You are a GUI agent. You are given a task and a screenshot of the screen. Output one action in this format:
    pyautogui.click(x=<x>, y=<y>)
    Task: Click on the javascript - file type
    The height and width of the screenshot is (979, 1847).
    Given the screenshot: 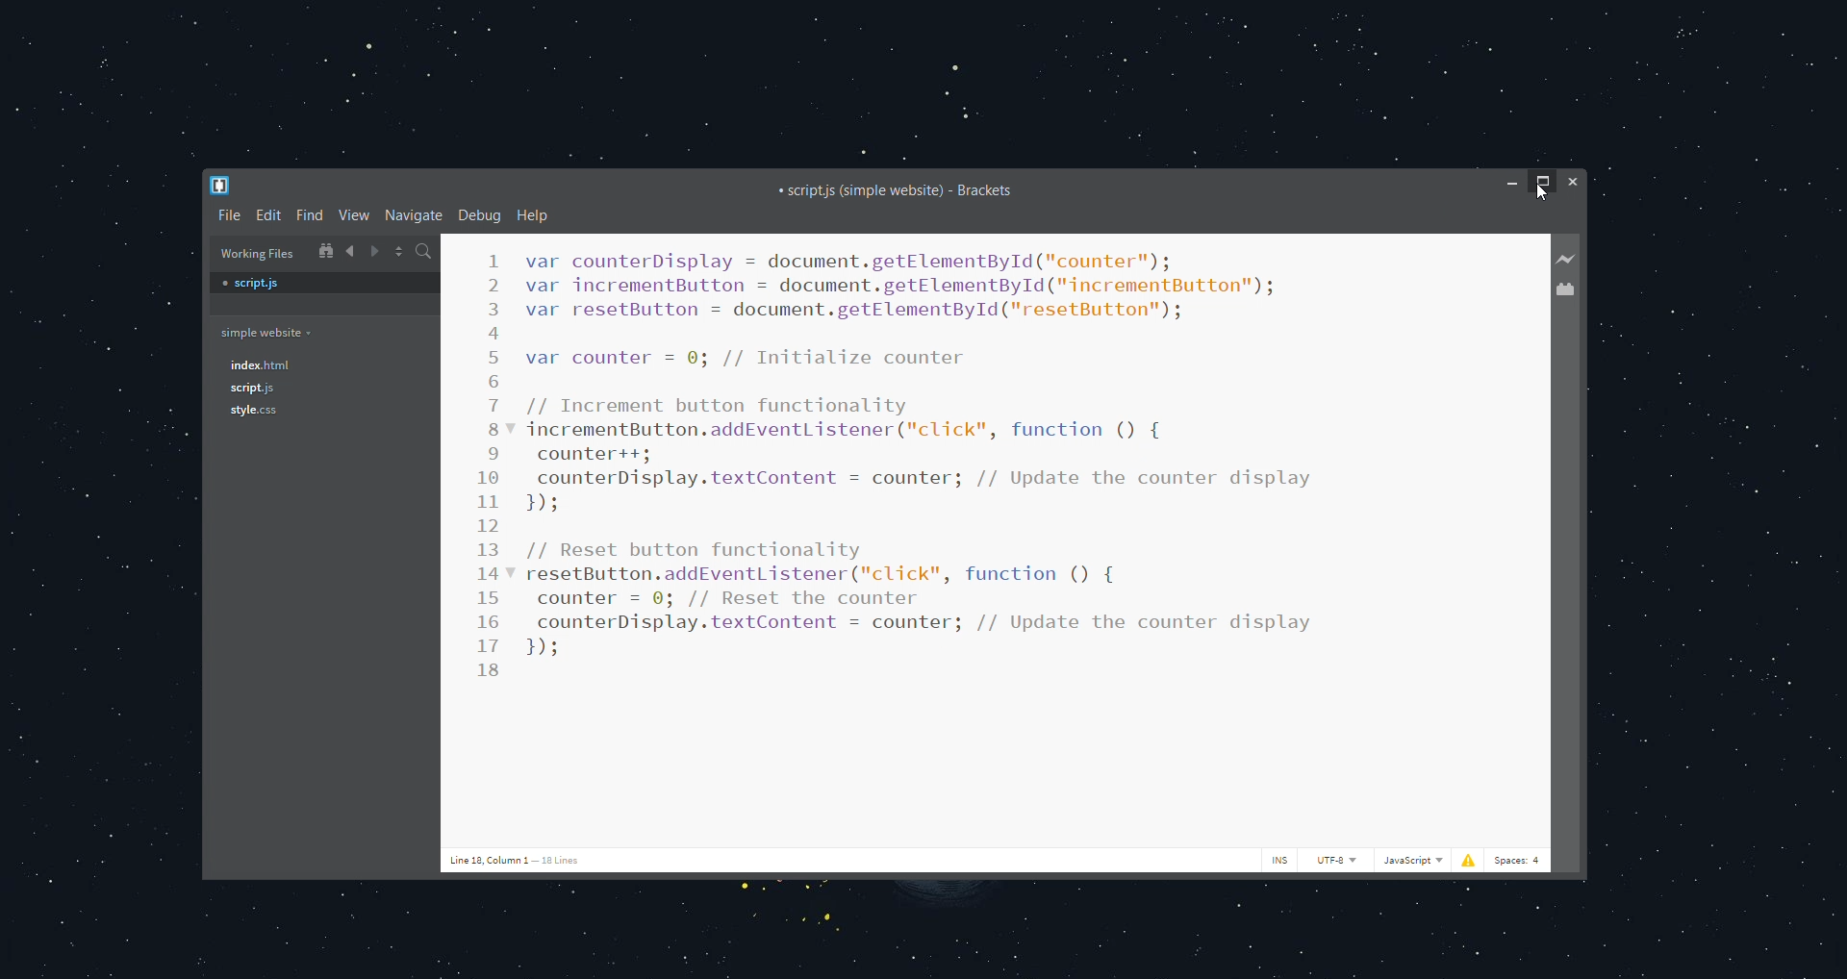 What is the action you would take?
    pyautogui.click(x=1414, y=860)
    